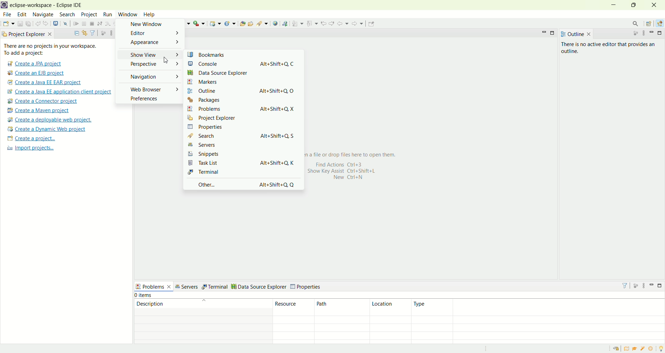 The height and width of the screenshot is (353, 665). What do you see at coordinates (432, 308) in the screenshot?
I see `type` at bounding box center [432, 308].